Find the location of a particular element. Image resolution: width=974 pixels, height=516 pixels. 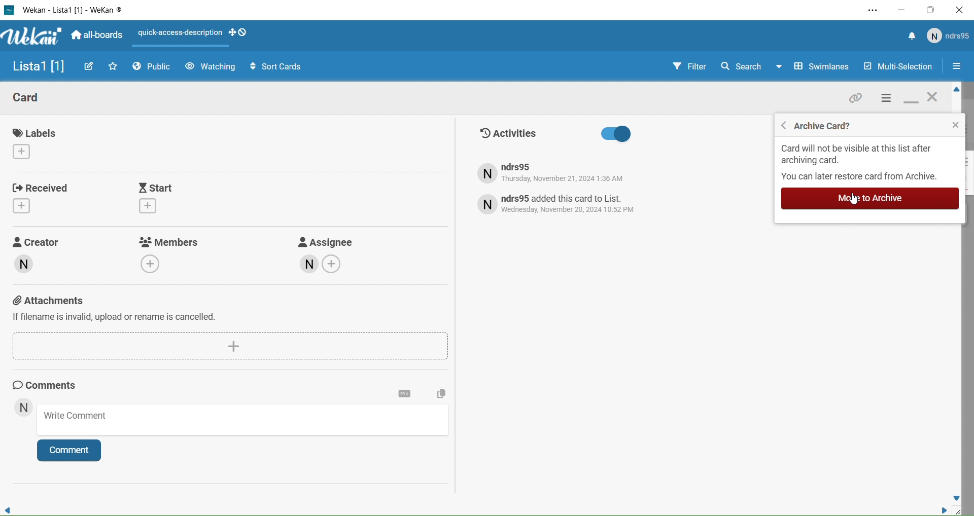

drag handles is located at coordinates (240, 32).